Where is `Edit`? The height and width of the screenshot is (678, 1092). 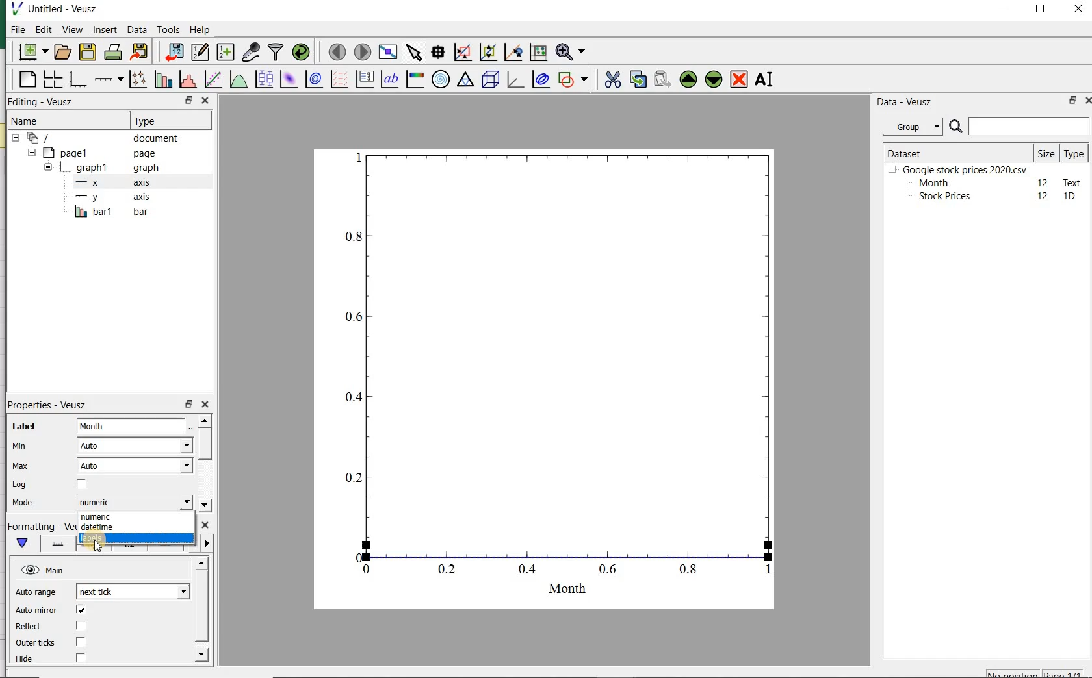 Edit is located at coordinates (42, 29).